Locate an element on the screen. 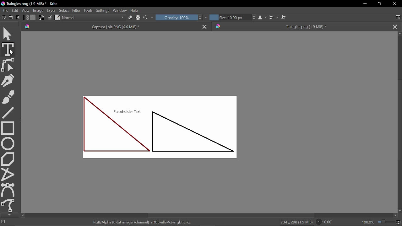 Image resolution: width=402 pixels, height=226 pixels. Freehand path tool is located at coordinates (9, 205).